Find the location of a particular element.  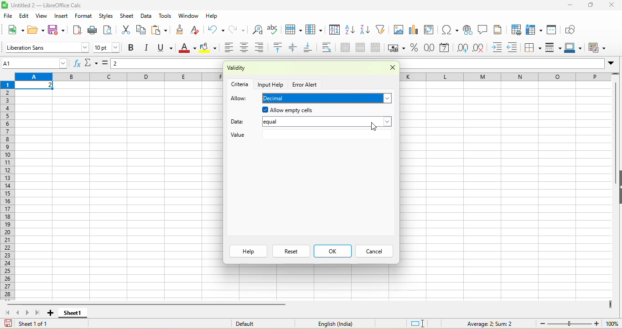

rows and column is located at coordinates (535, 30).